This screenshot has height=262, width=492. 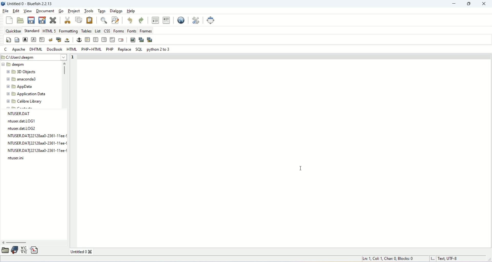 I want to click on list, so click(x=98, y=30).